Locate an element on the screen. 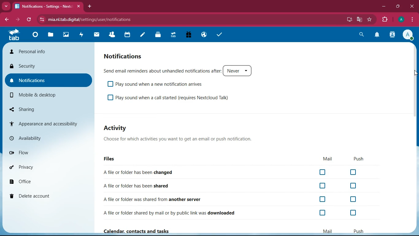 This screenshot has height=236, width=419. privacy is located at coordinates (48, 166).